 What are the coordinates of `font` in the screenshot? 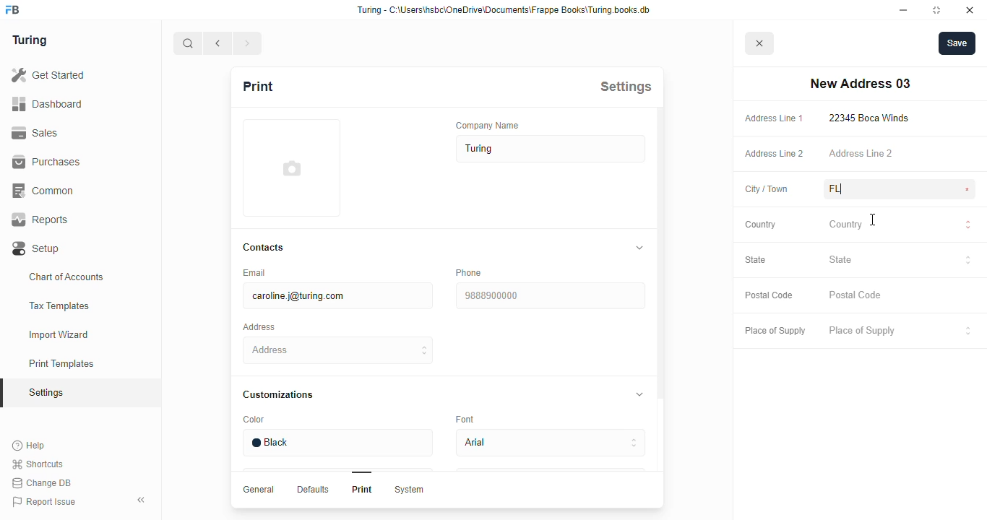 It's located at (467, 418).